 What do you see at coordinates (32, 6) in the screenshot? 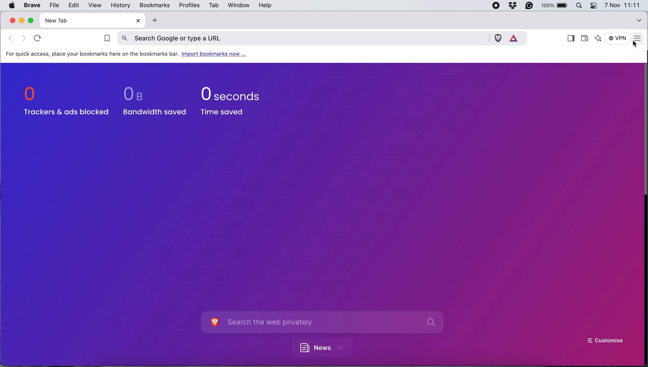
I see `brave` at bounding box center [32, 6].